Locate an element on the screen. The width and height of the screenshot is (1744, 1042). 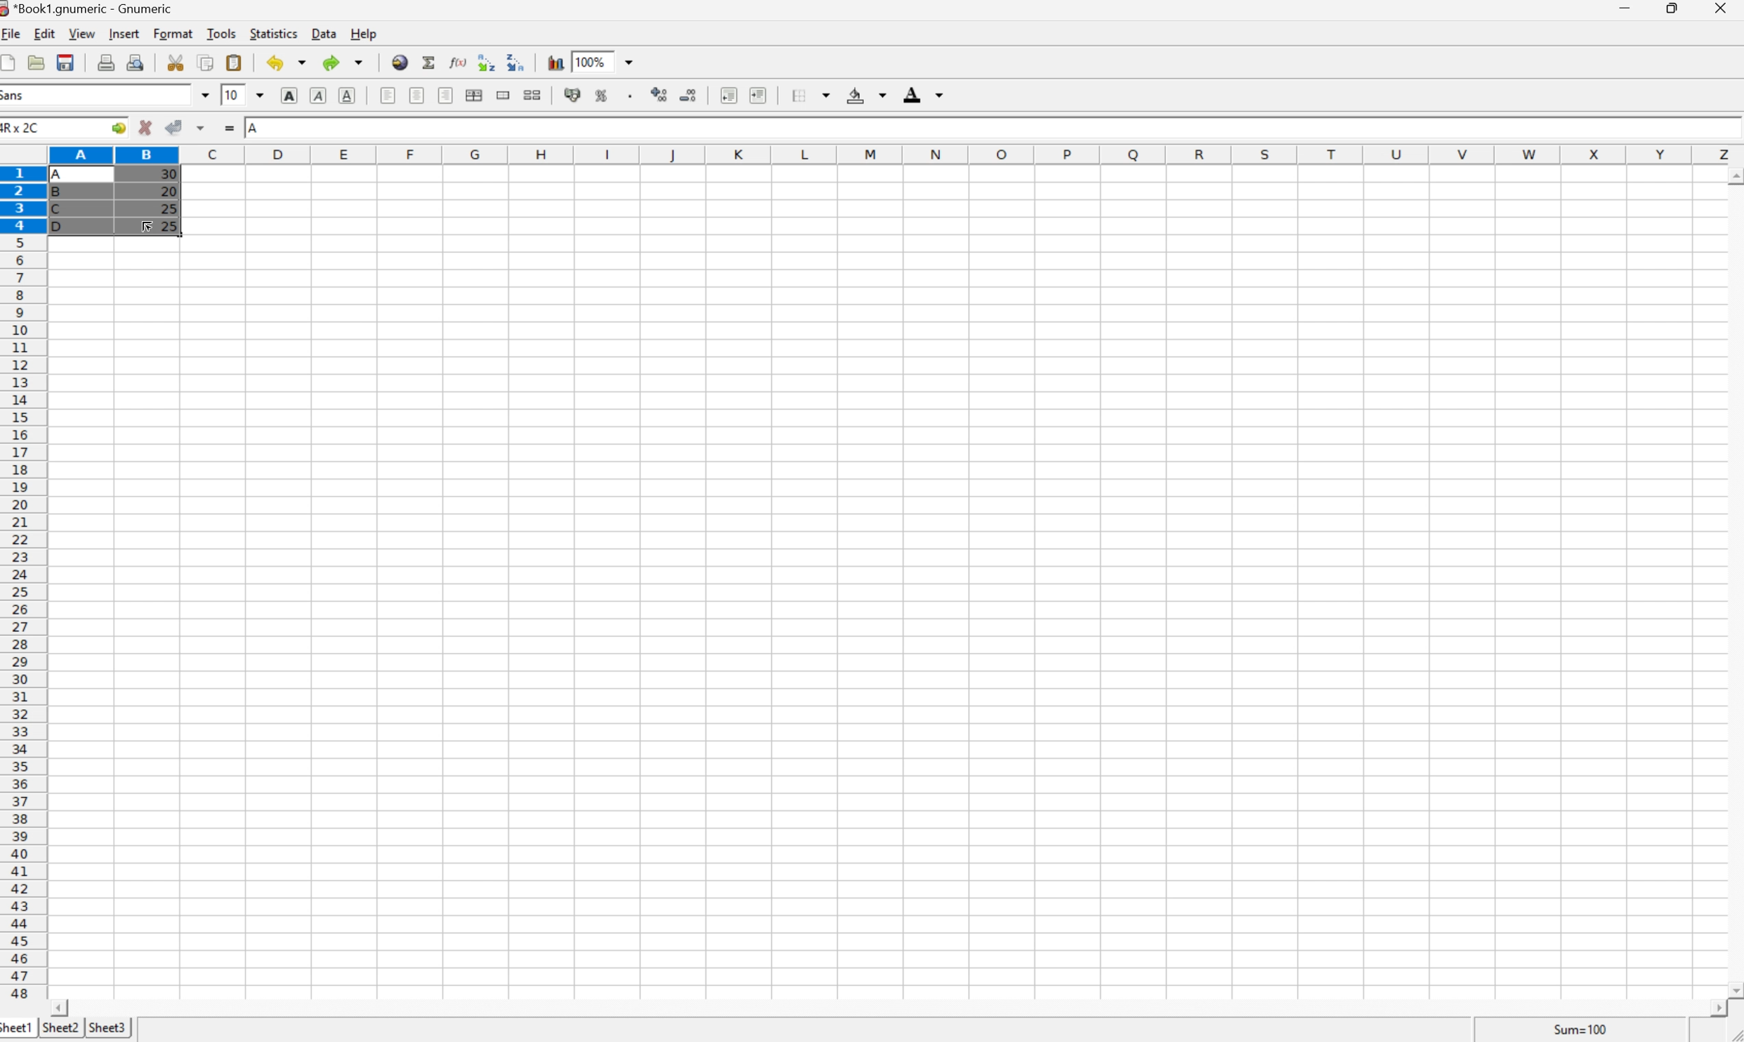
Go to is located at coordinates (118, 126).